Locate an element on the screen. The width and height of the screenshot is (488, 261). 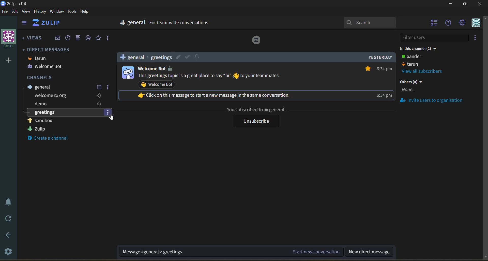
add  a new organisation is located at coordinates (9, 62).